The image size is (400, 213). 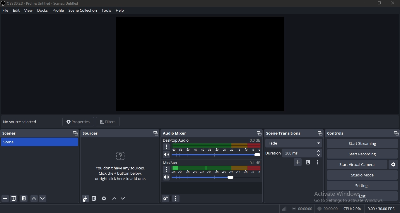 I want to click on remove scene, so click(x=14, y=199).